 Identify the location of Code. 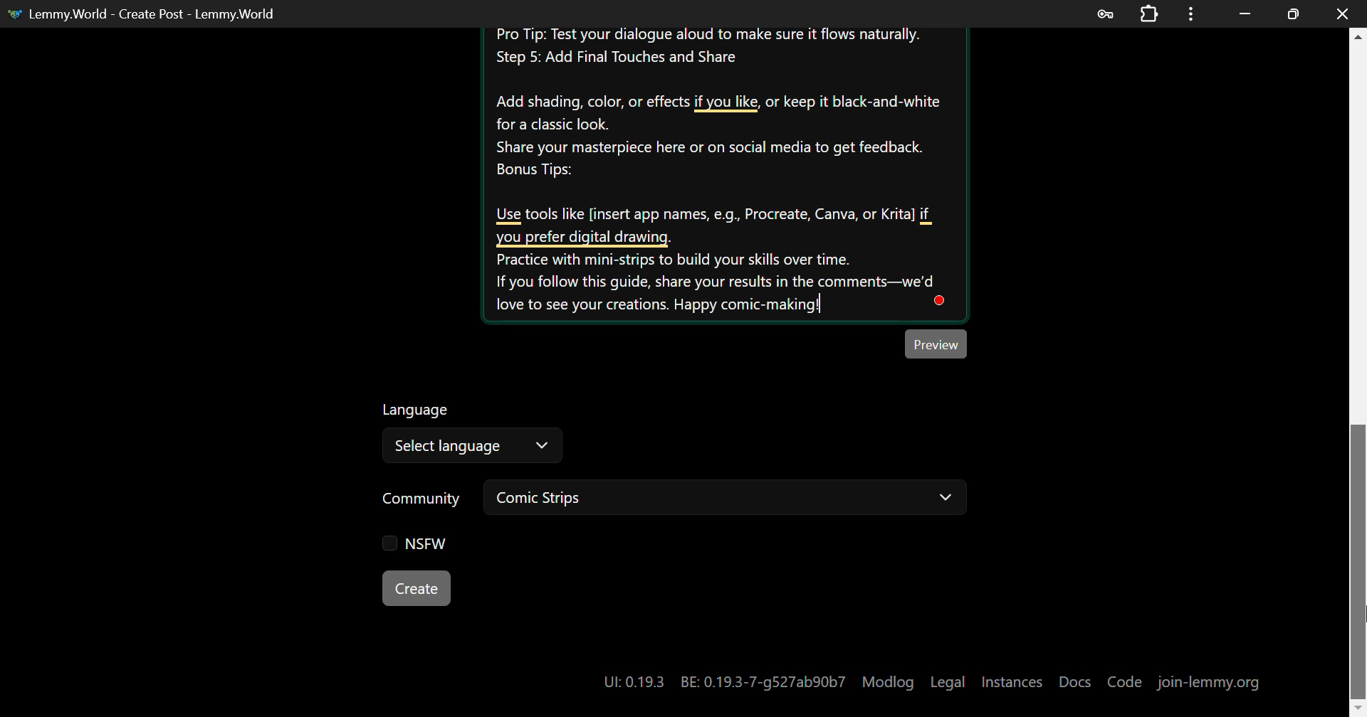
(1127, 681).